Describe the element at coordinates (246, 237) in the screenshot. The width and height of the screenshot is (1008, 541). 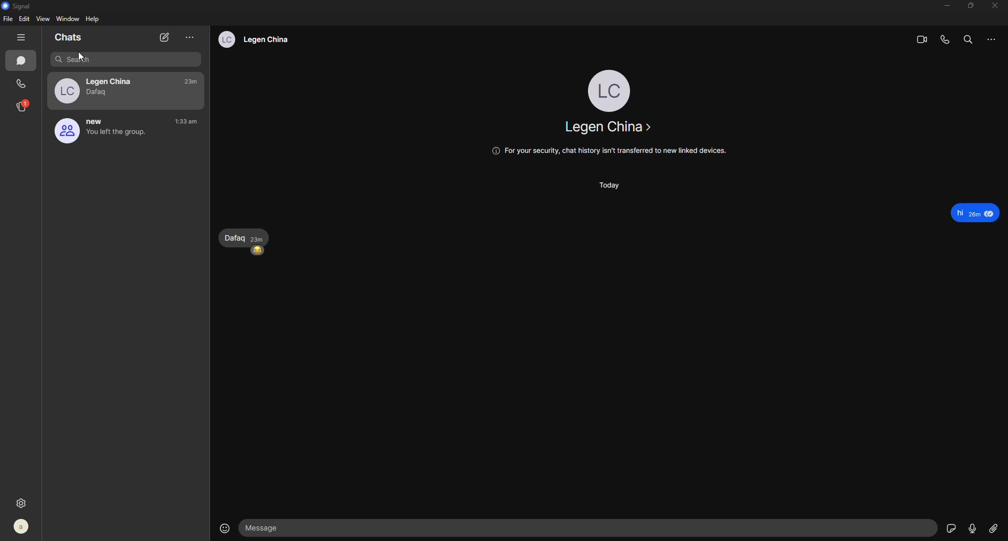
I see `dafaq 23m` at that location.